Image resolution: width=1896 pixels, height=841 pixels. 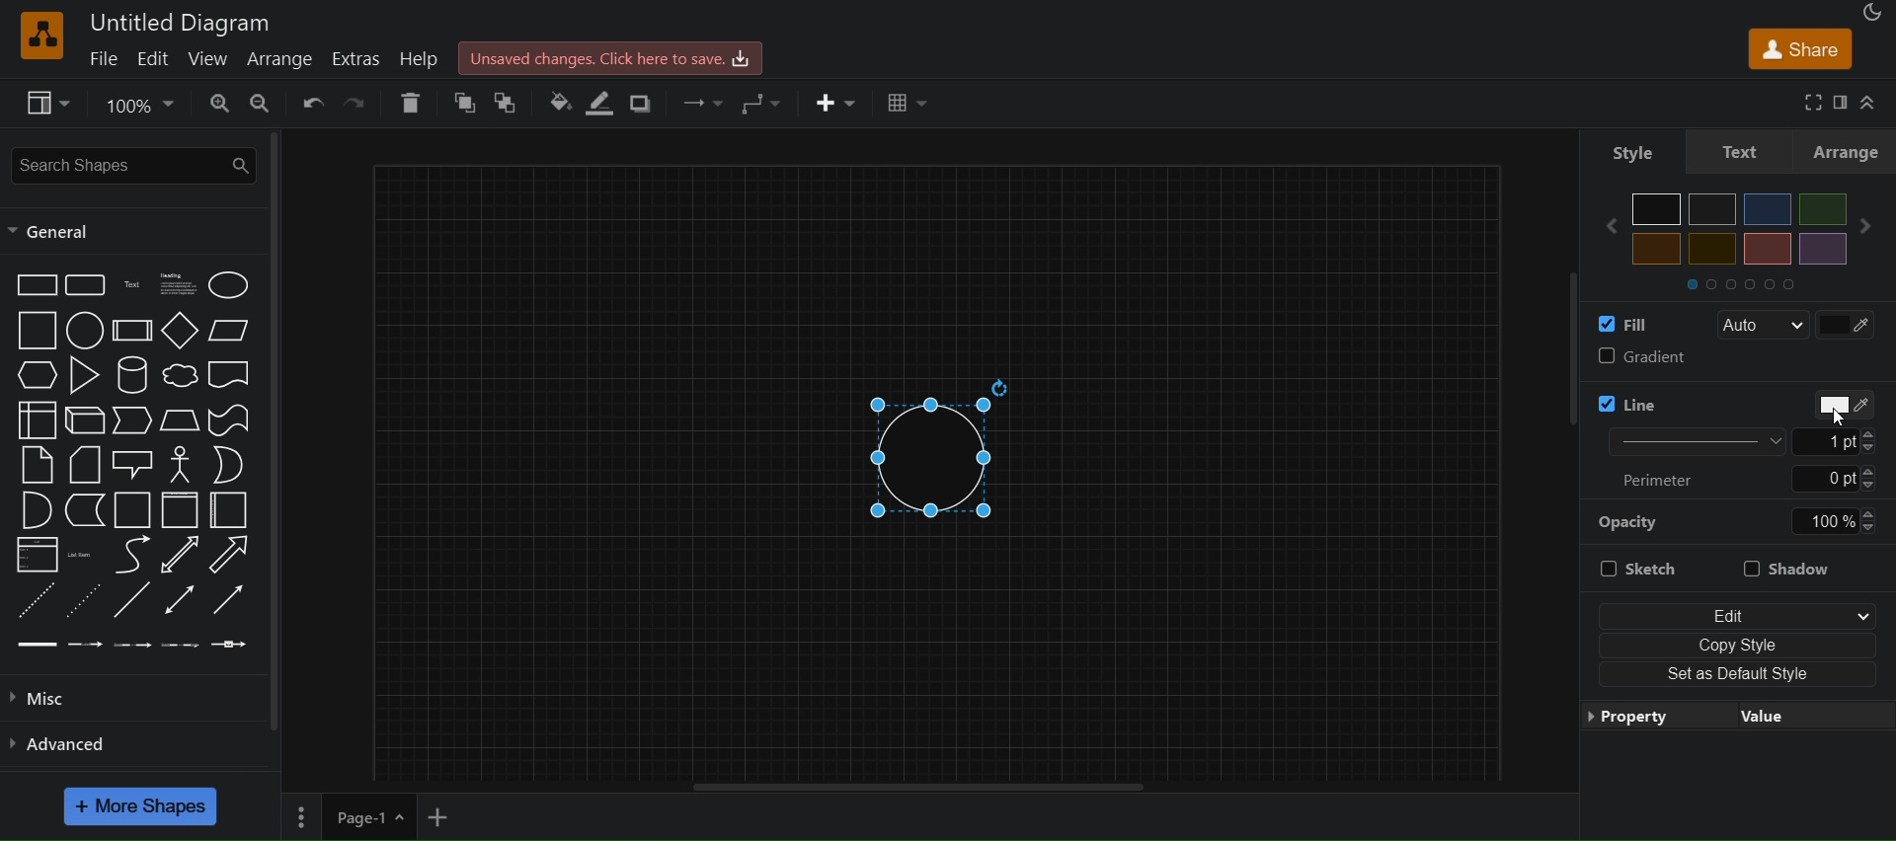 What do you see at coordinates (87, 510) in the screenshot?
I see `data storage` at bounding box center [87, 510].